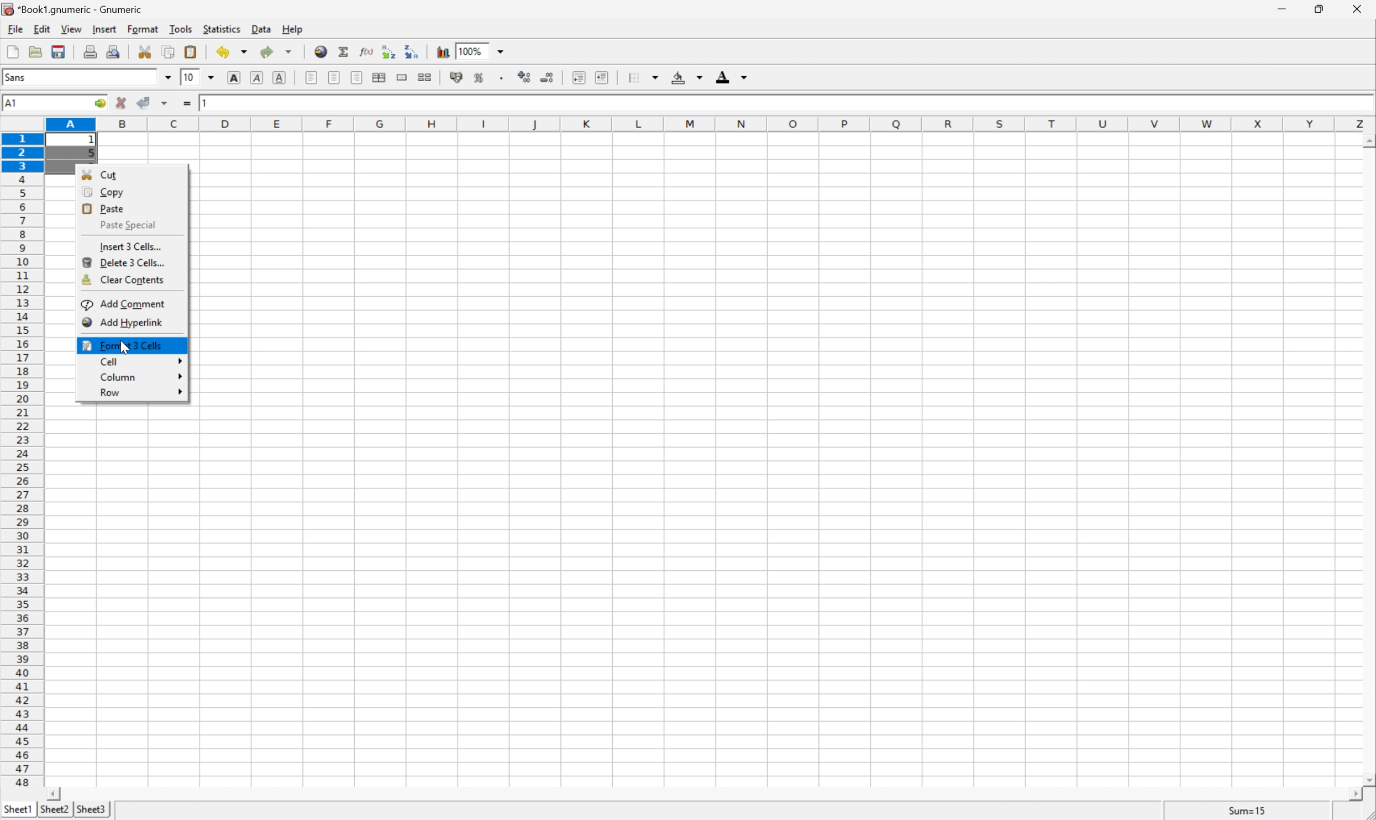  Describe the element at coordinates (503, 78) in the screenshot. I see `Set the format of the selected cells to include a thousands separator` at that location.